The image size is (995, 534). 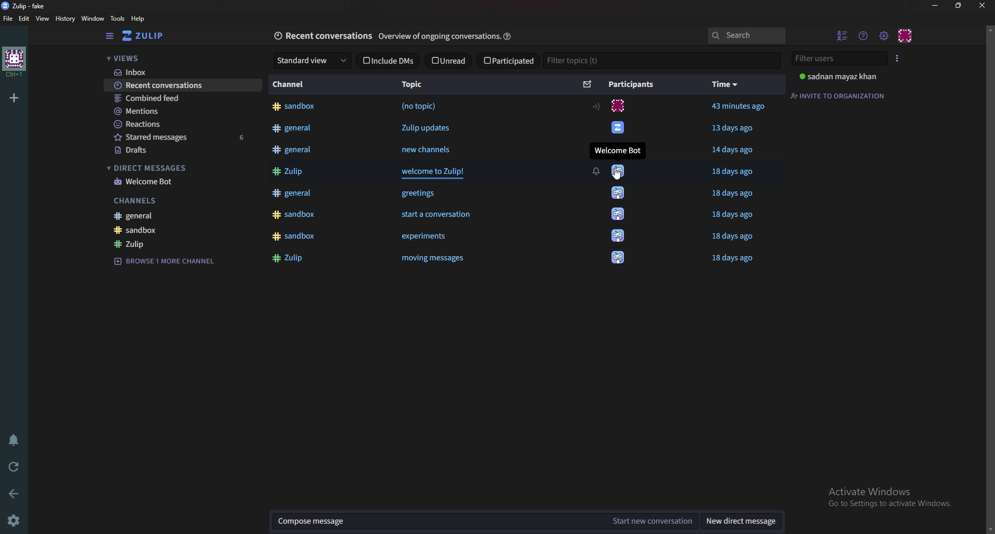 I want to click on 18 days ago, so click(x=736, y=215).